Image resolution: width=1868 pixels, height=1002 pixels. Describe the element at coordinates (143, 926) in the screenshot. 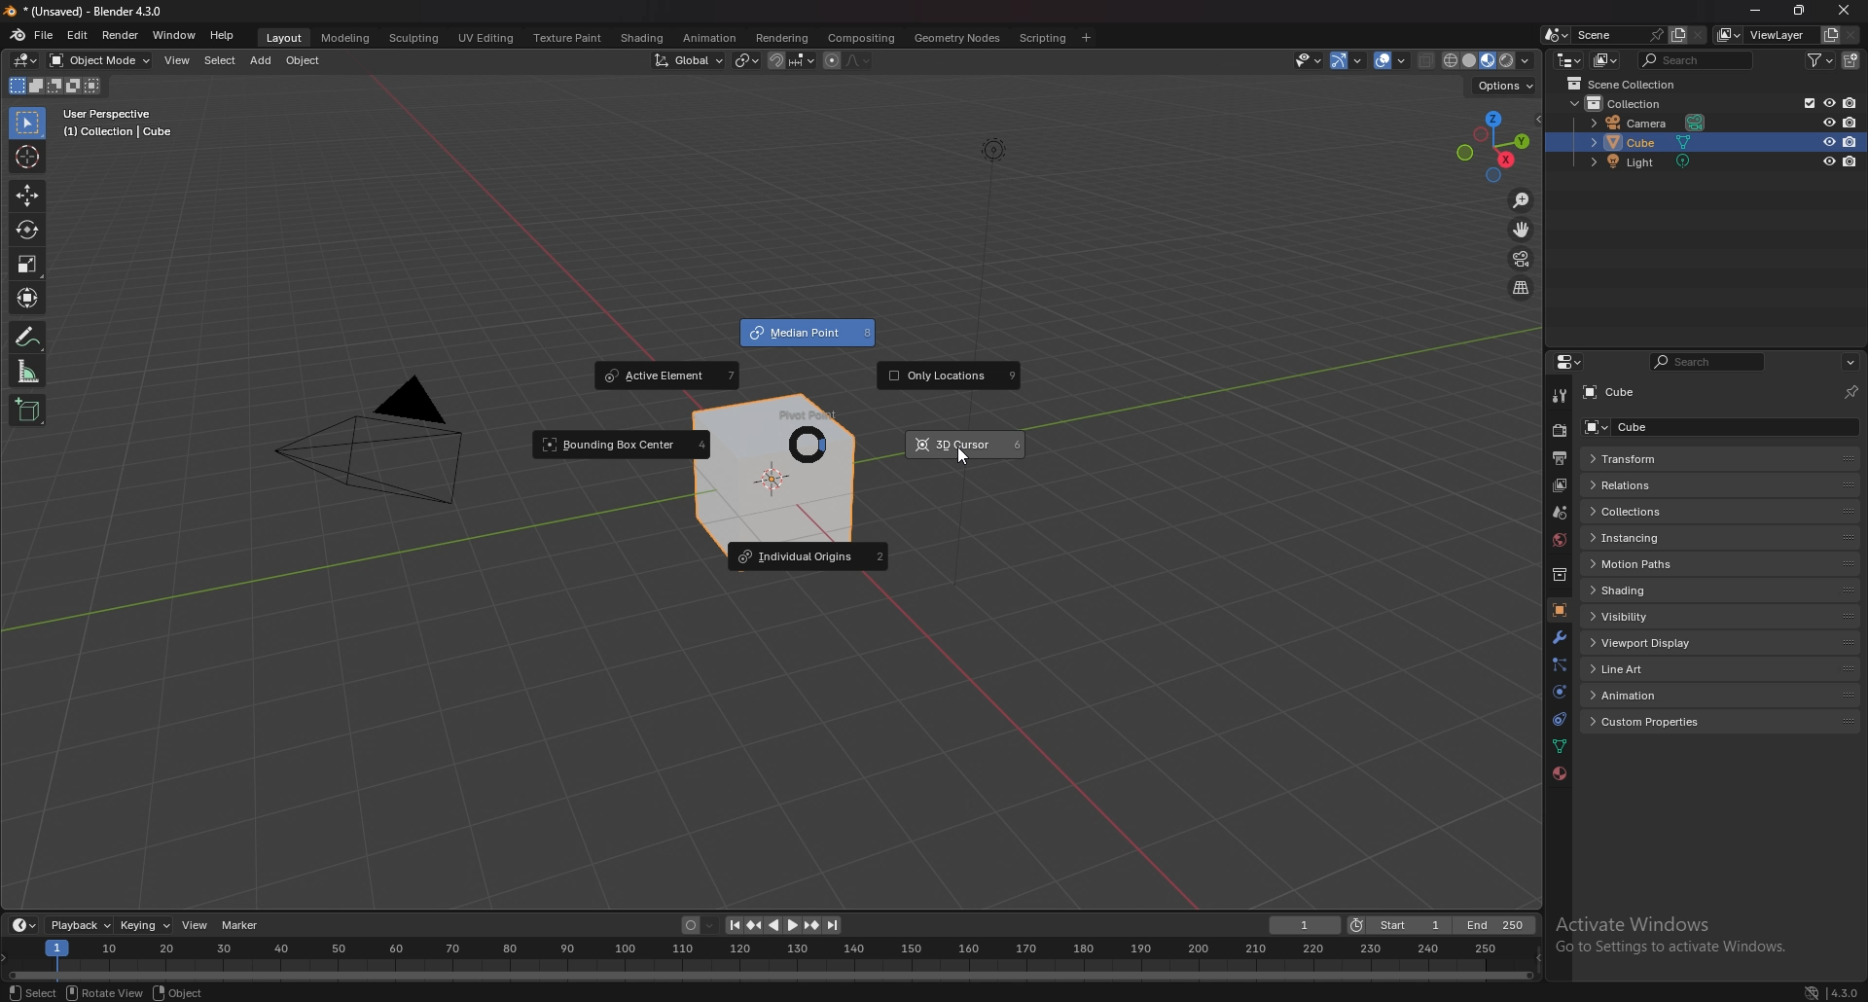

I see `keying` at that location.